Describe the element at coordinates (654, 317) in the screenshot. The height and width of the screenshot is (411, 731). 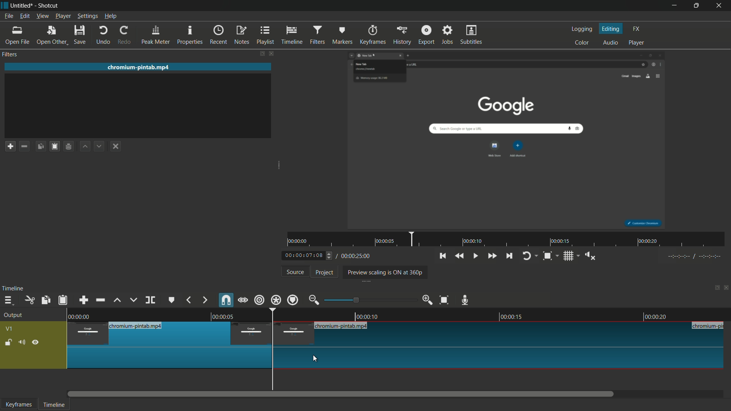
I see `0.00.20` at that location.